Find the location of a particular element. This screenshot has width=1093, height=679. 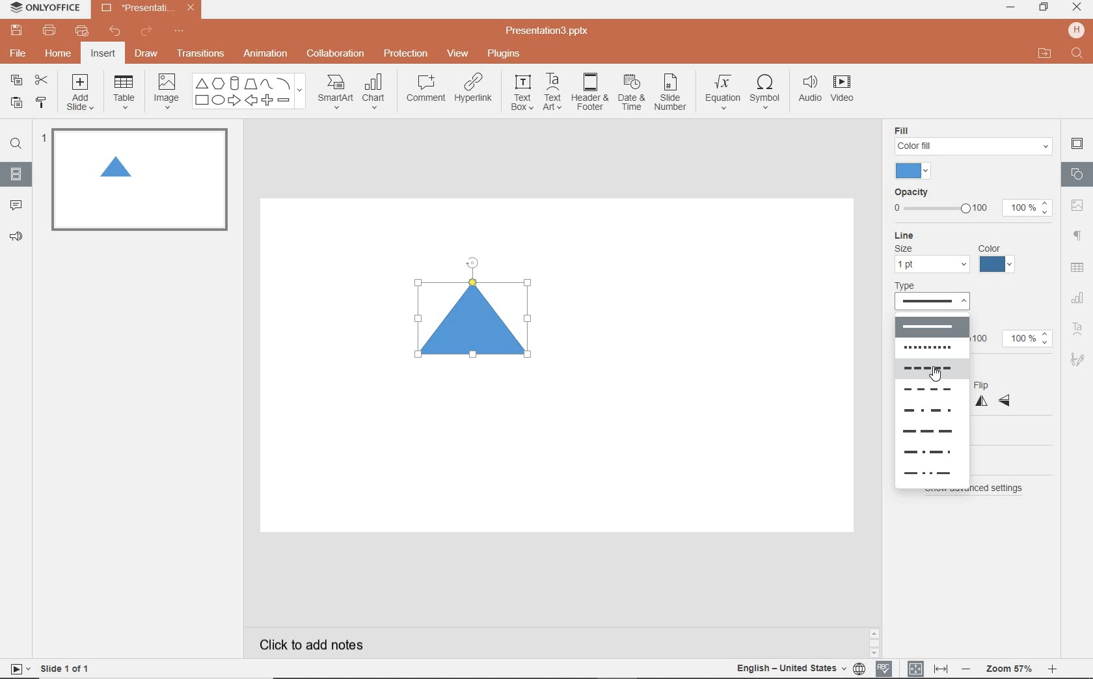

ANIMATION is located at coordinates (265, 55).